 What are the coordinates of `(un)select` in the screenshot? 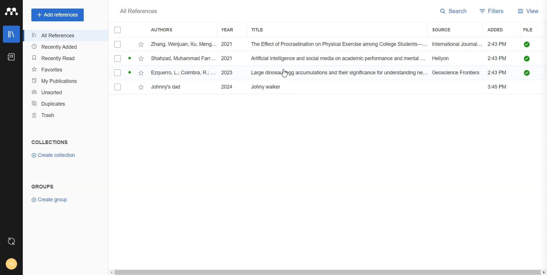 It's located at (117, 87).